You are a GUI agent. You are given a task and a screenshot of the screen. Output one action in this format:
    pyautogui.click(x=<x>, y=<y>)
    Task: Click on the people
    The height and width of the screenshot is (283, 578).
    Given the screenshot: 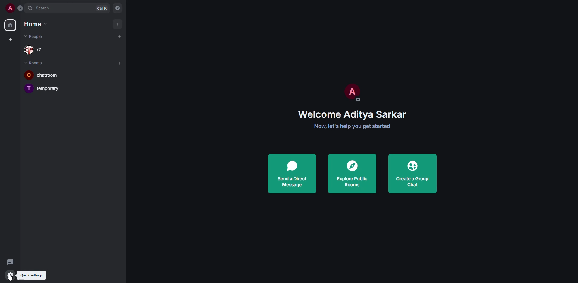 What is the action you would take?
    pyautogui.click(x=35, y=36)
    